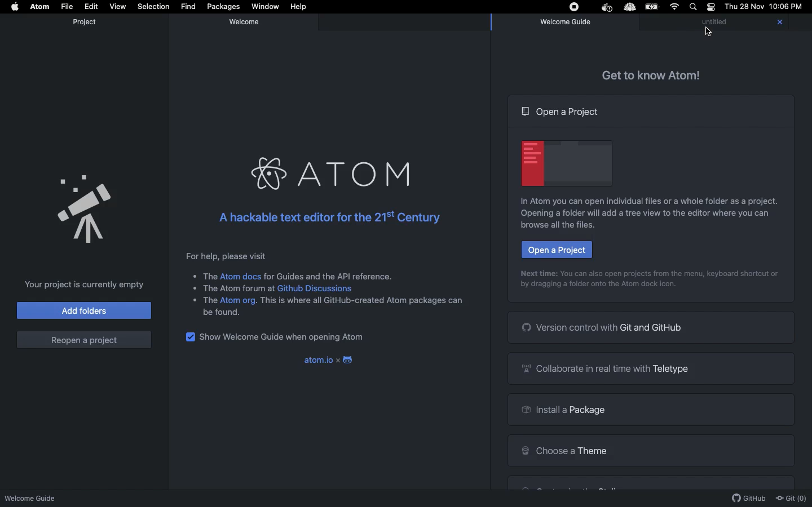  I want to click on Github, so click(748, 498).